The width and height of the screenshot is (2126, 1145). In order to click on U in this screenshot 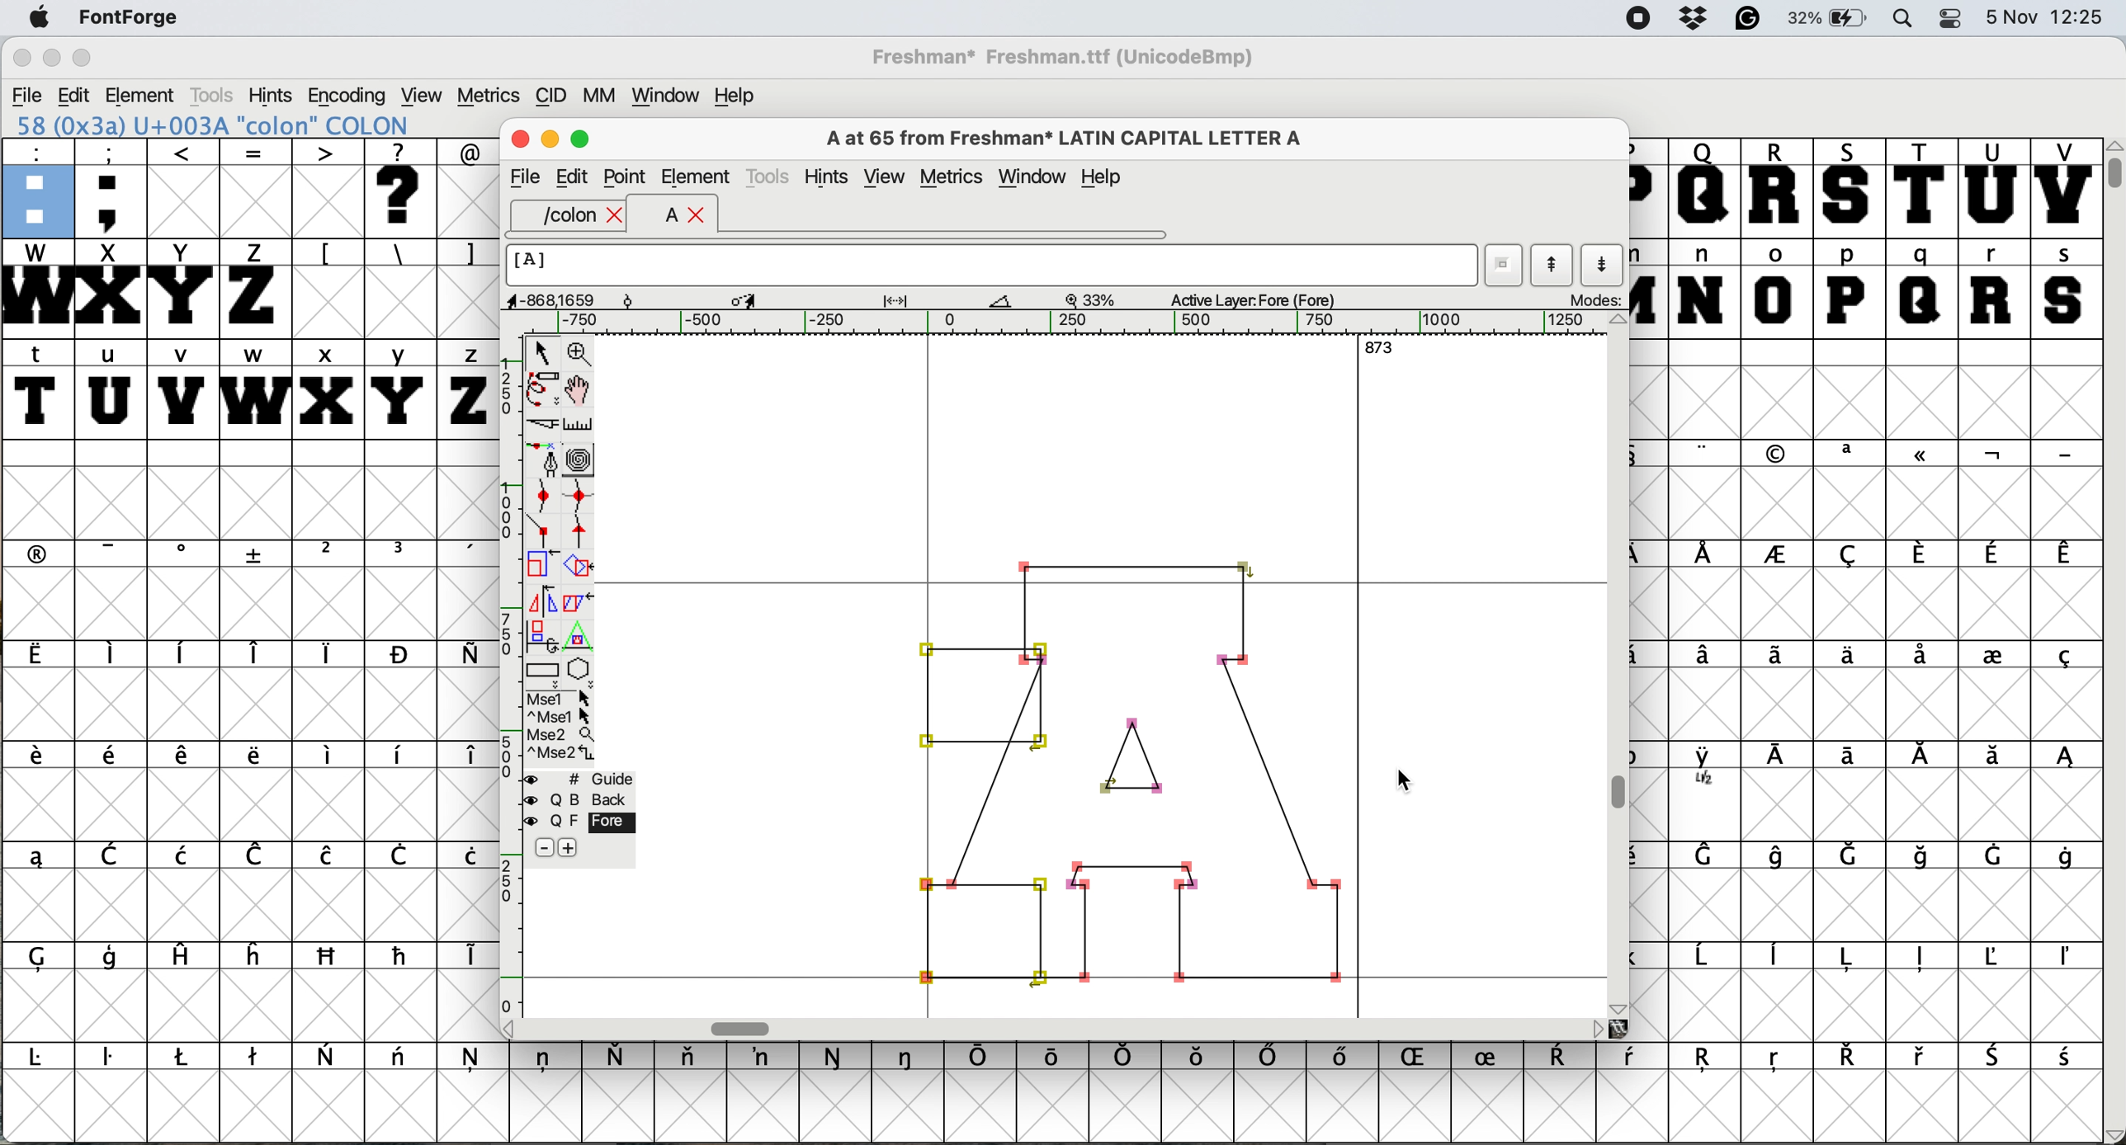, I will do `click(1992, 188)`.